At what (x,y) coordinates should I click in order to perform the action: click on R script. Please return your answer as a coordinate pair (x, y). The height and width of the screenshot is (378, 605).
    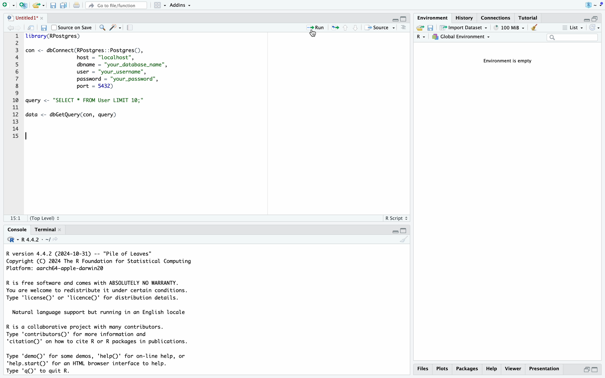
    Looking at the image, I should click on (397, 218).